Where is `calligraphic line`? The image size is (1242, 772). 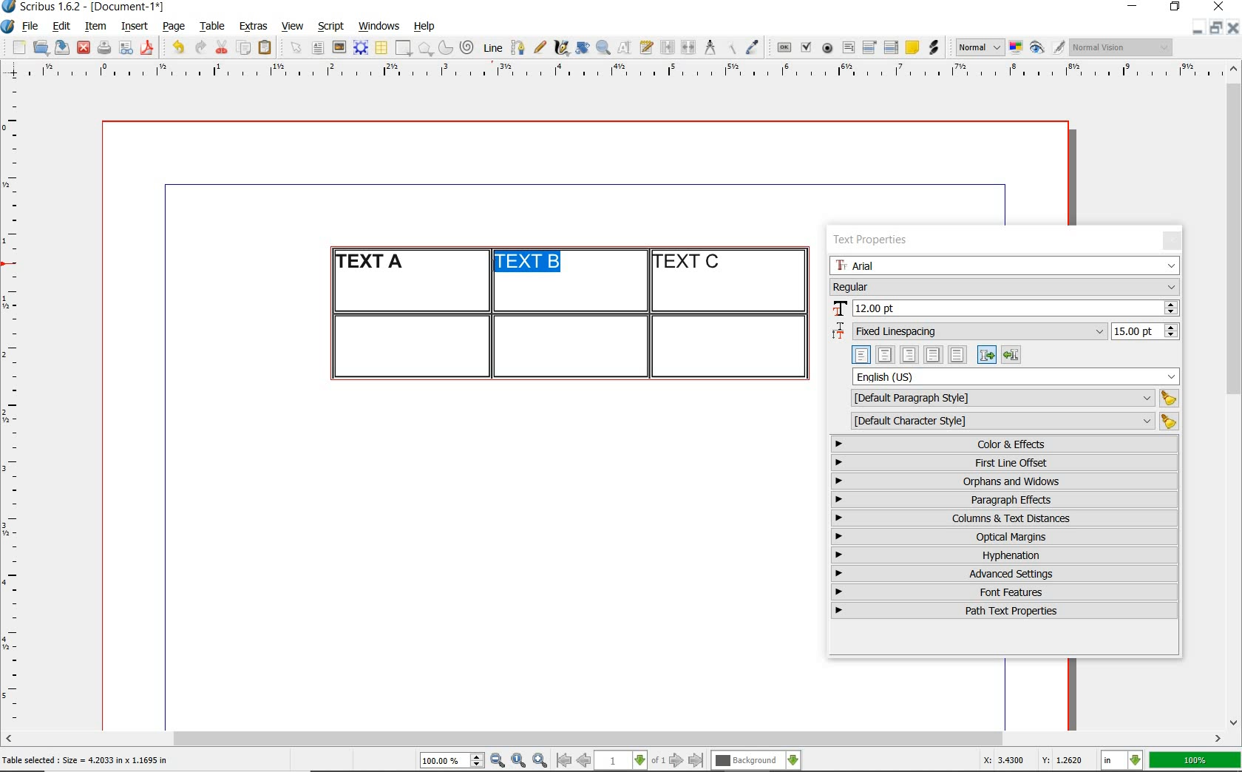 calligraphic line is located at coordinates (563, 47).